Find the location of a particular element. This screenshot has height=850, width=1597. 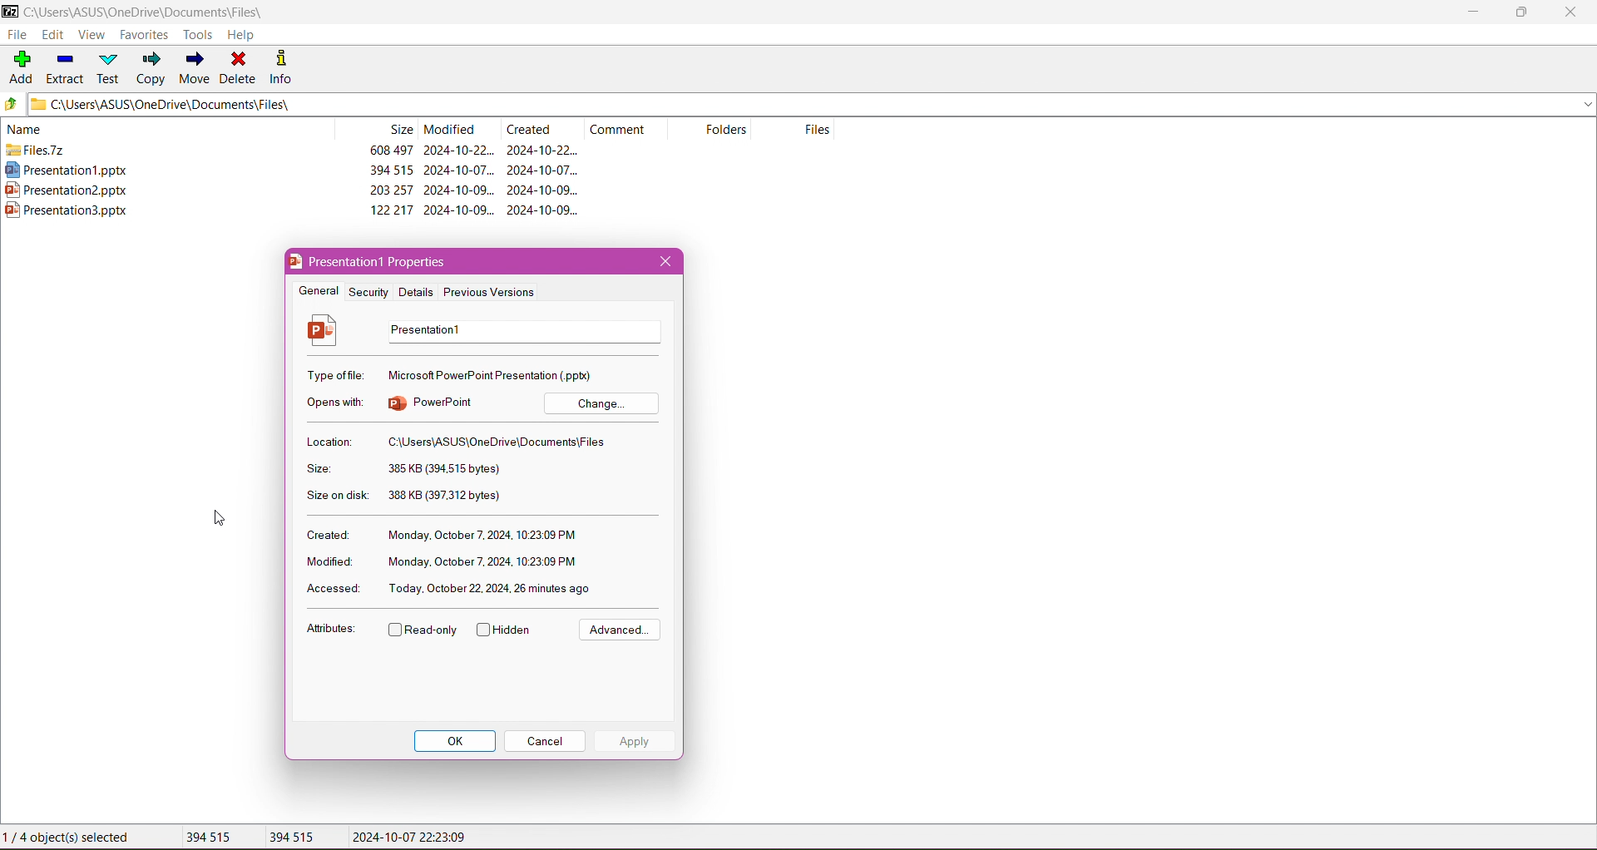

Close is located at coordinates (1570, 15).